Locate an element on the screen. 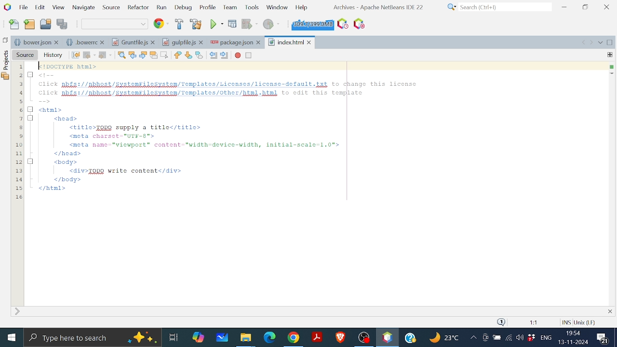 The image size is (617, 347). Team is located at coordinates (229, 8).